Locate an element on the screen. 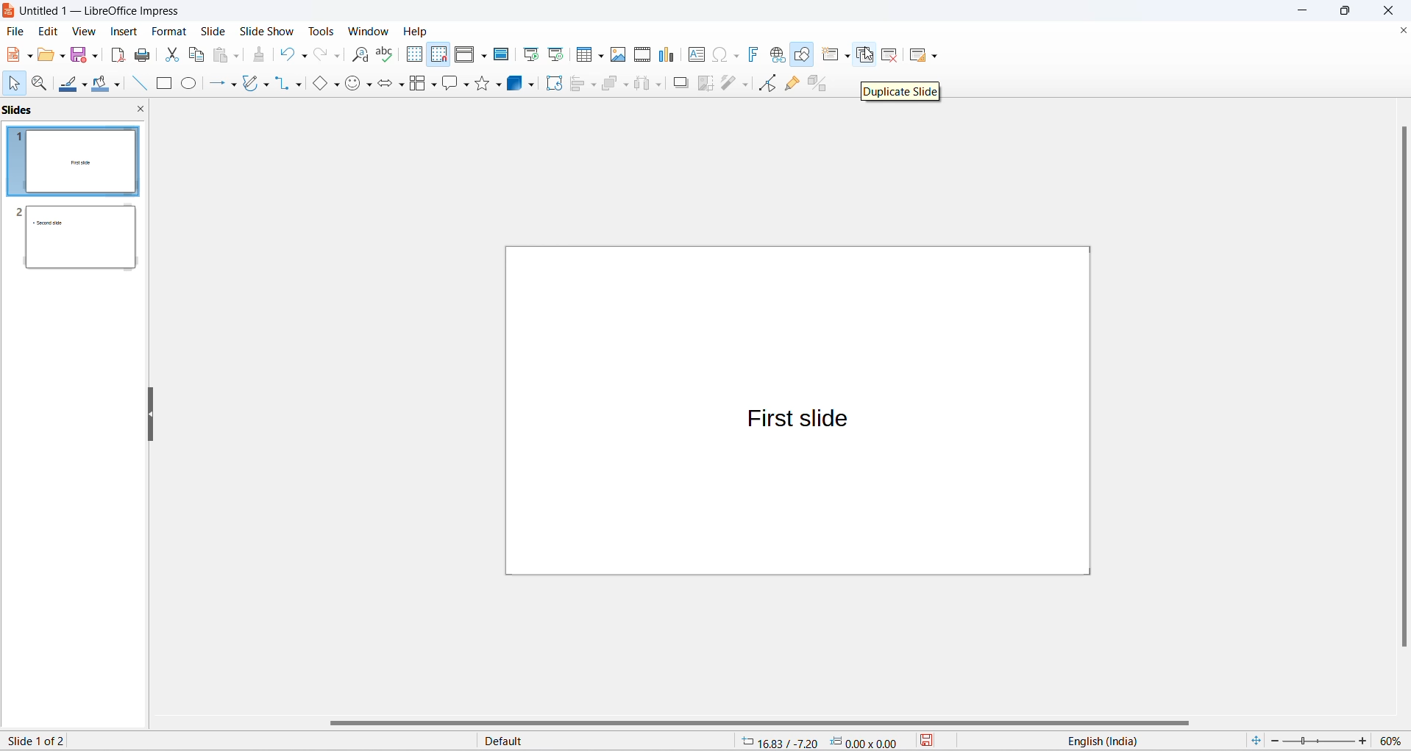 The width and height of the screenshot is (1411, 751). fill color is located at coordinates (101, 82).